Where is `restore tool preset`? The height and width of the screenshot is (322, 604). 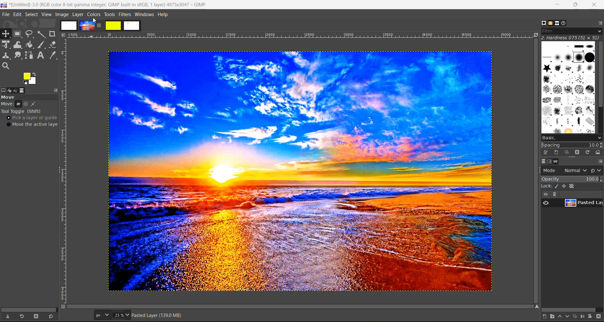
restore tool preset is located at coordinates (21, 317).